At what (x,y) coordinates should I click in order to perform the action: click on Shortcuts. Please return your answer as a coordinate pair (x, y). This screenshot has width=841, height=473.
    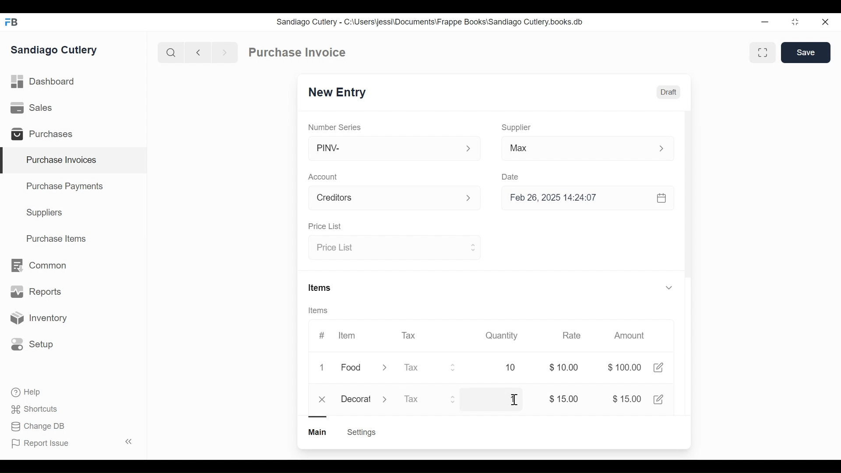
    Looking at the image, I should click on (35, 409).